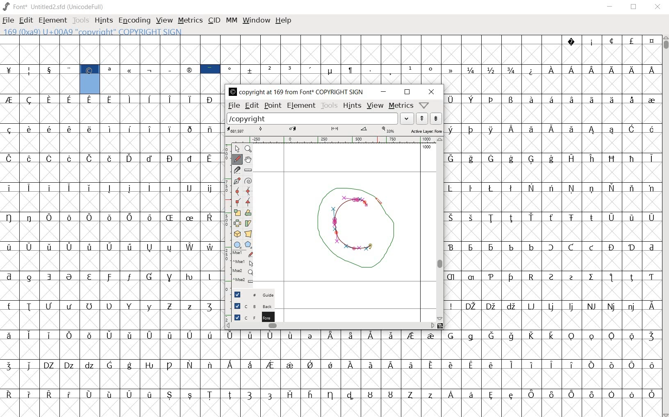 This screenshot has width=669, height=417. Describe the element at coordinates (329, 105) in the screenshot. I see `tools` at that location.